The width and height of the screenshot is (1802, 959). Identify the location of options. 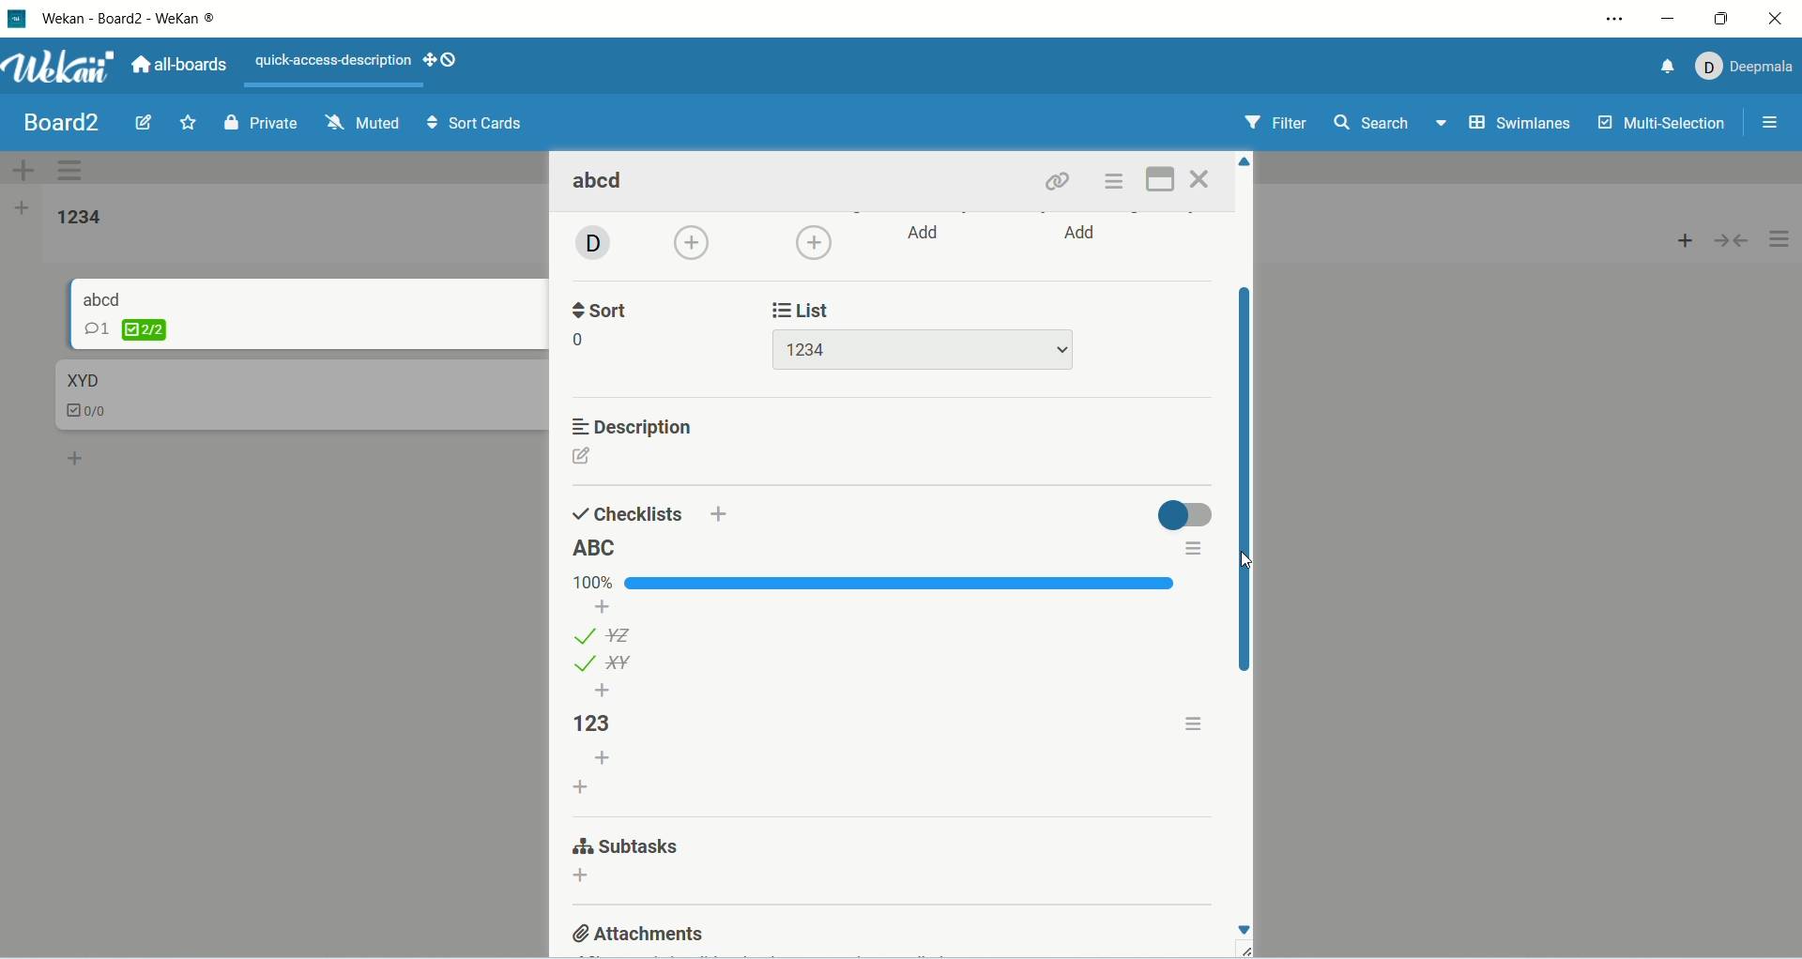
(1782, 240).